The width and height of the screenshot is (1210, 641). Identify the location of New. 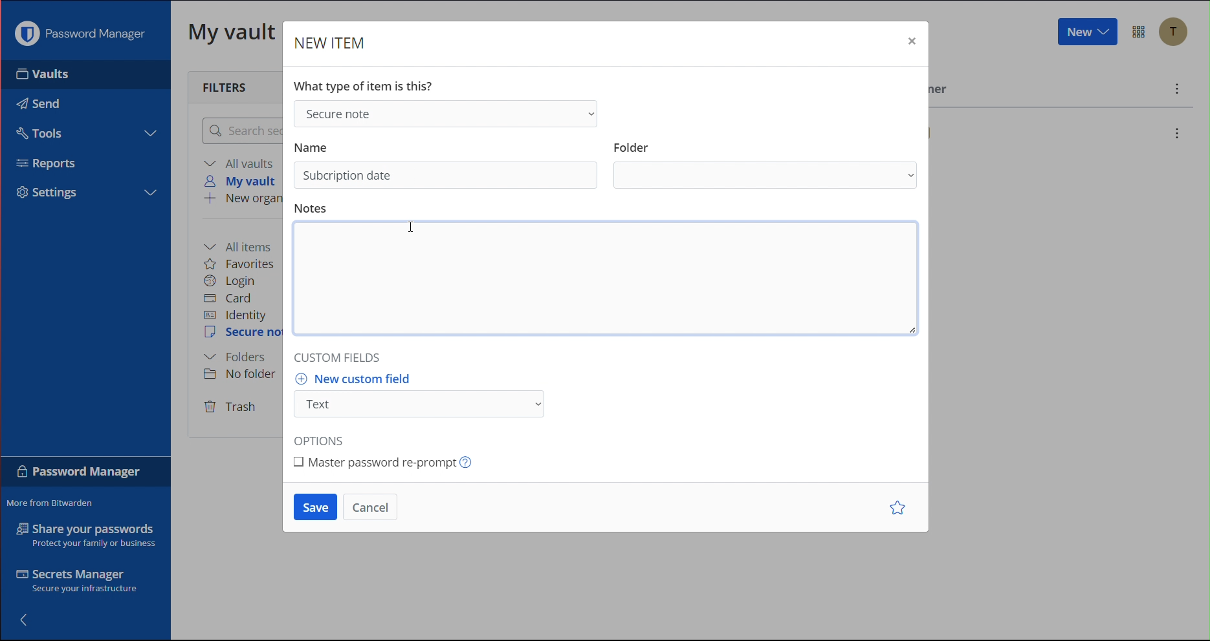
(1086, 32).